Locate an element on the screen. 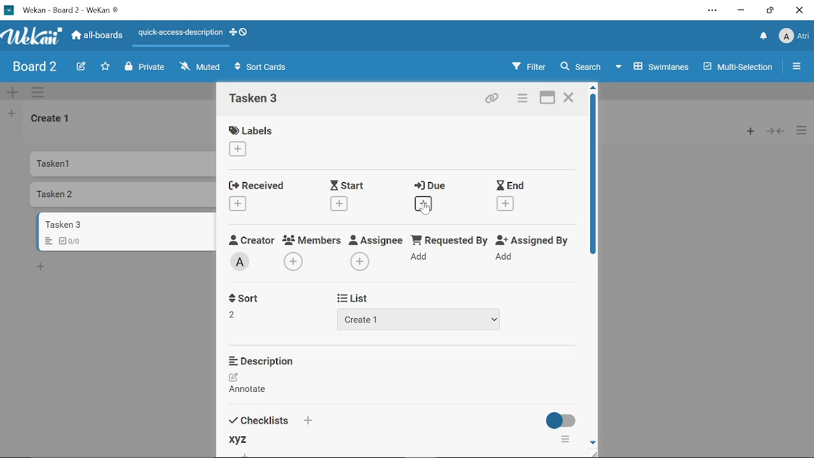  Minimize is located at coordinates (742, 11).